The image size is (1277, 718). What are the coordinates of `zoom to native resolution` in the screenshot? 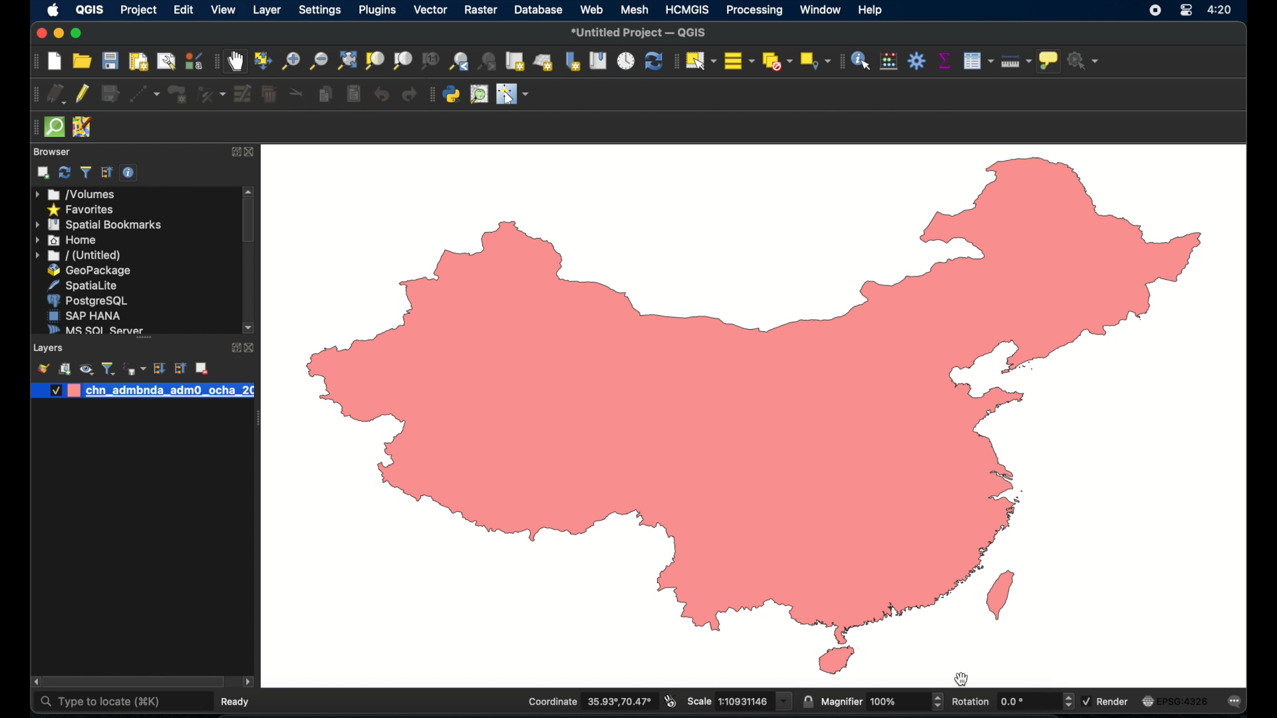 It's located at (432, 62).